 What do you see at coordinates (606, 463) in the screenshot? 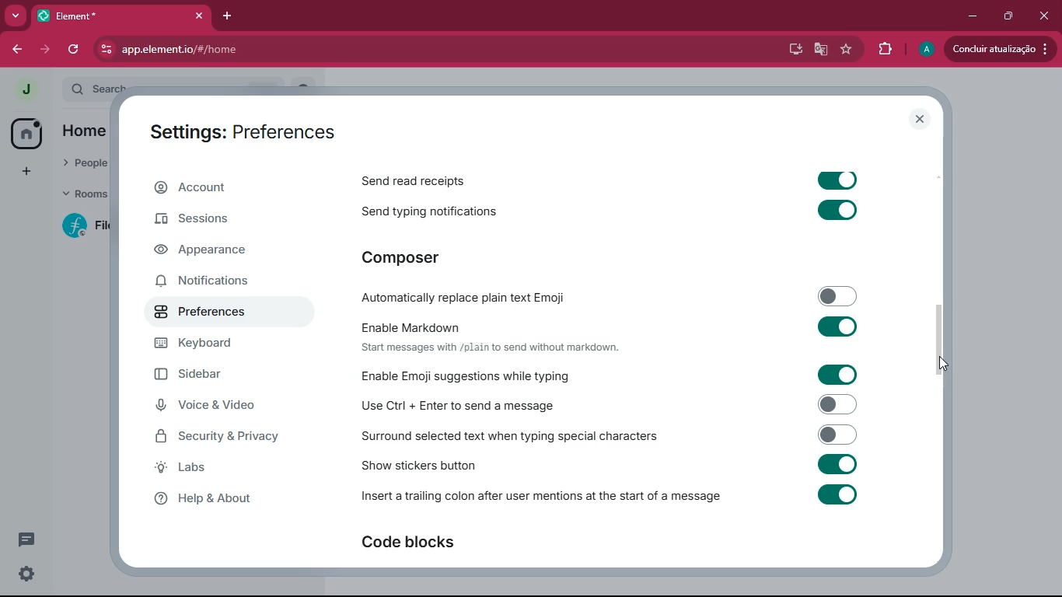
I see `show stickers button` at bounding box center [606, 463].